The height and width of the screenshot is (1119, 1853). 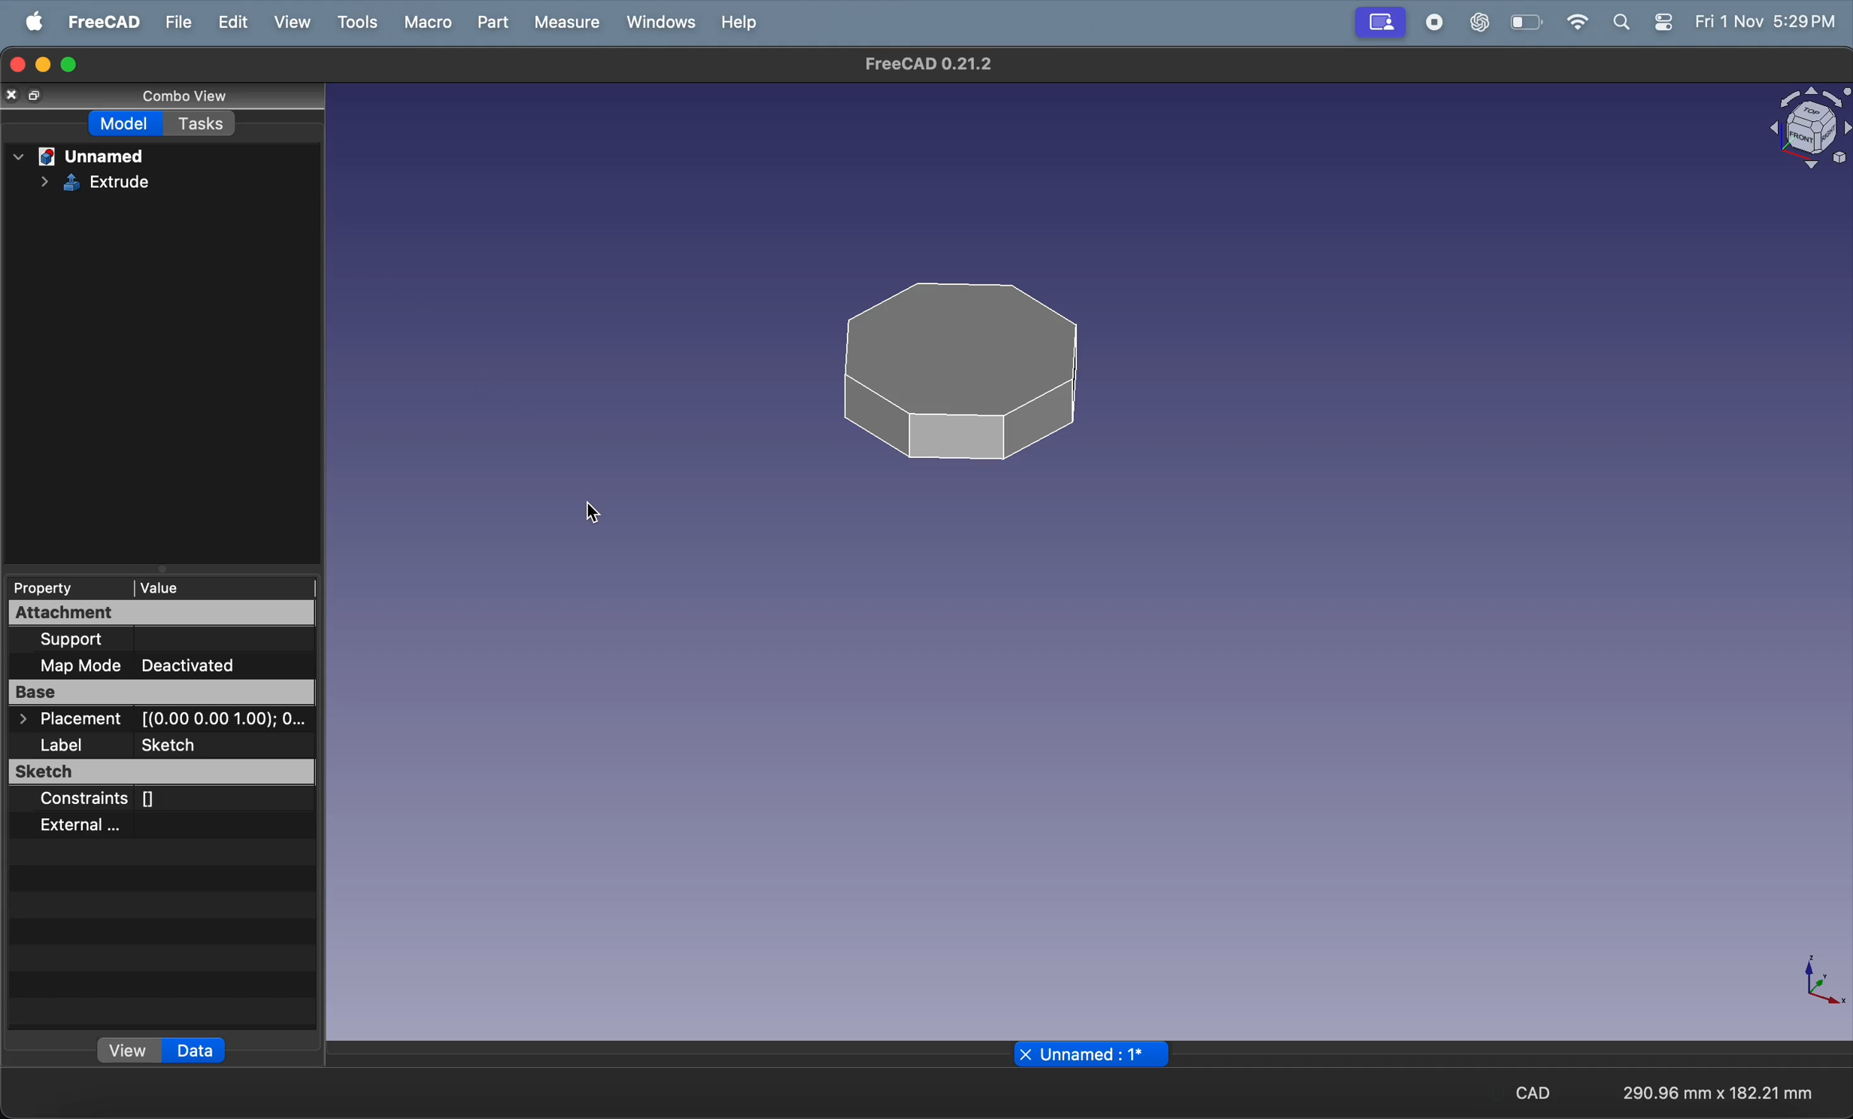 What do you see at coordinates (114, 1048) in the screenshot?
I see `view` at bounding box center [114, 1048].